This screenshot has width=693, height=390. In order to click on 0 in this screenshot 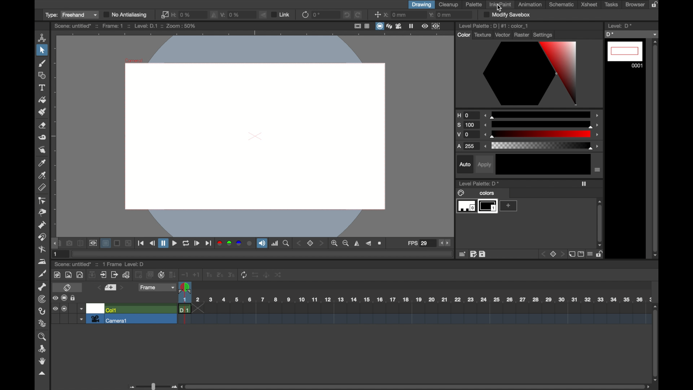, I will do `click(182, 15)`.